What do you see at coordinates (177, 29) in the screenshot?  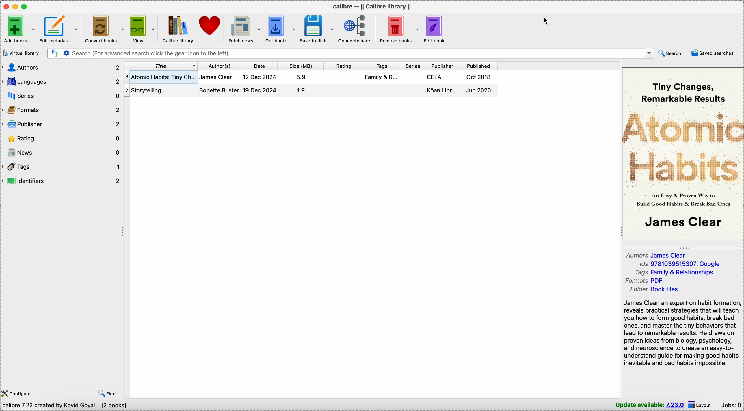 I see `Calibre library` at bounding box center [177, 29].